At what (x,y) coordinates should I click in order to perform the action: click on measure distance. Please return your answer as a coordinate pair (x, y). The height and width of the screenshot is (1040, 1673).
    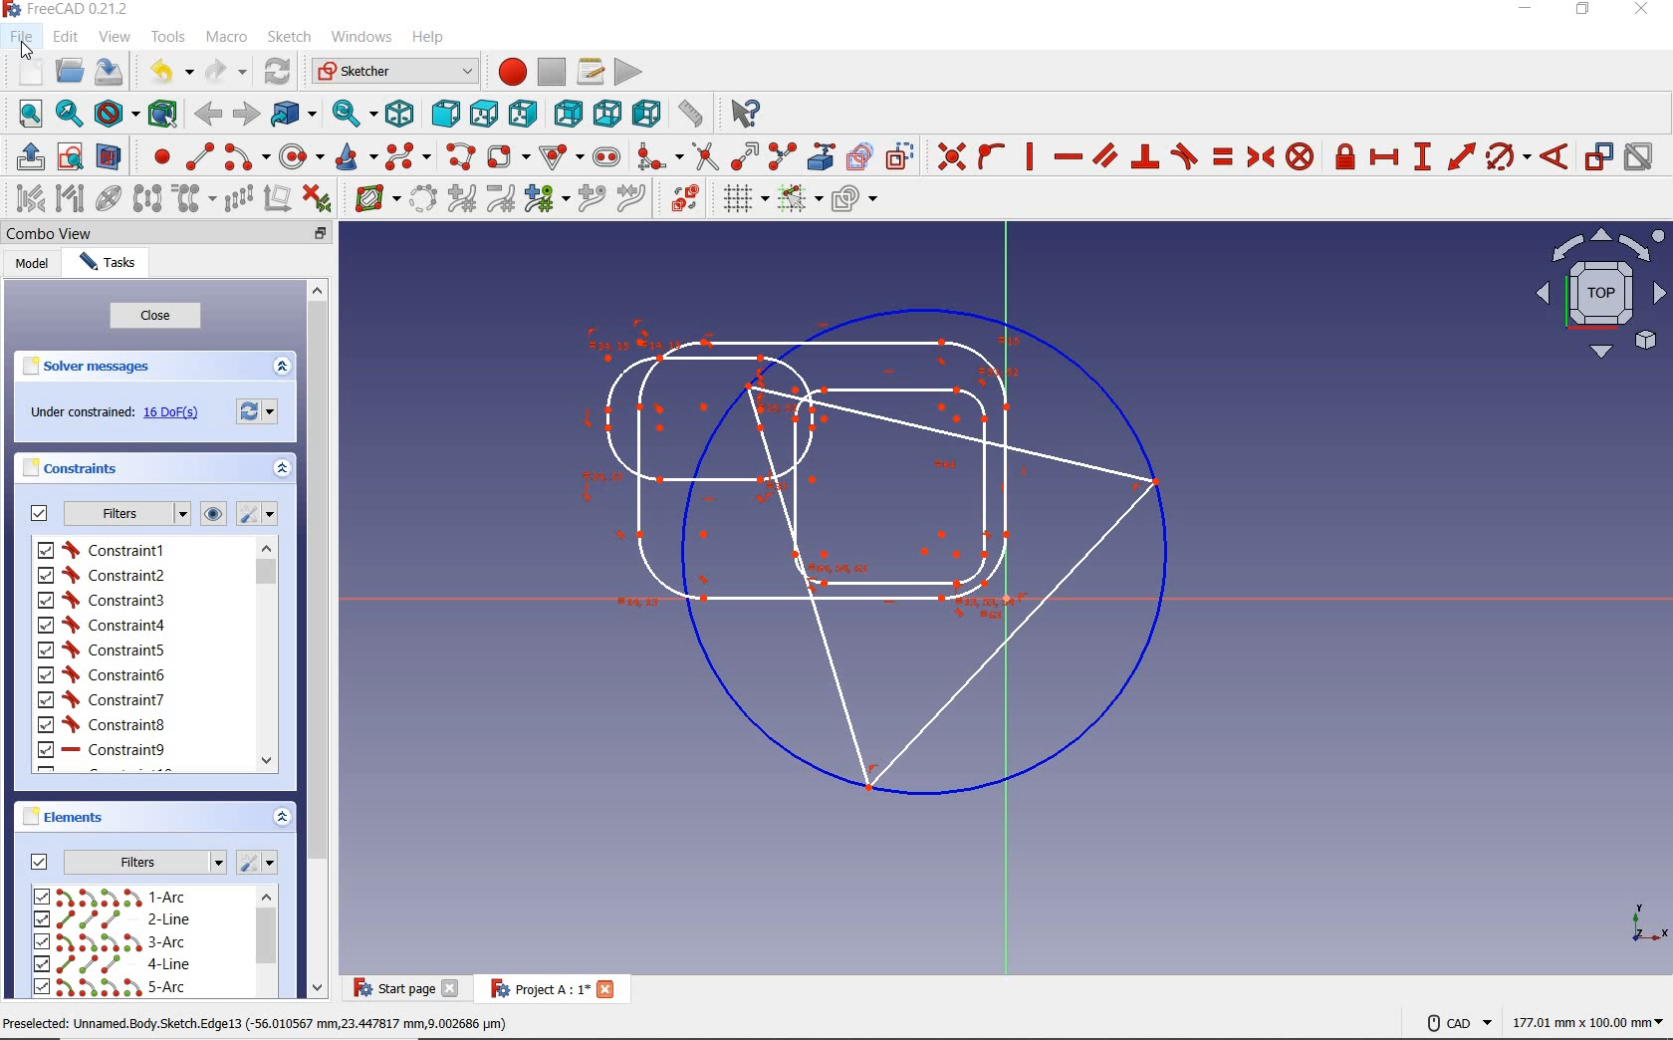
    Looking at the image, I should click on (693, 113).